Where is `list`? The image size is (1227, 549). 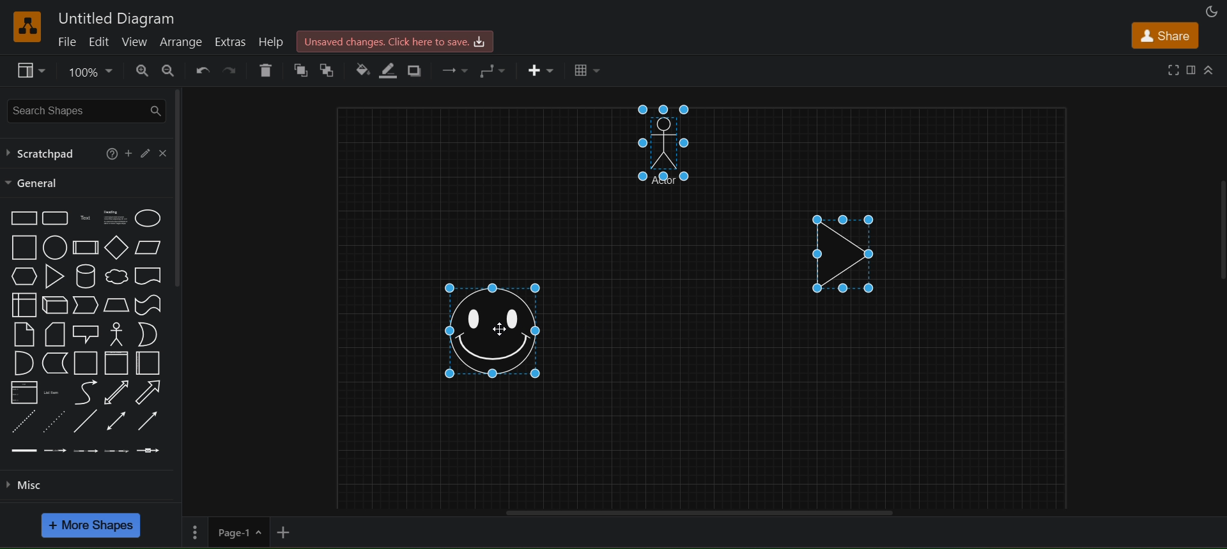
list is located at coordinates (22, 393).